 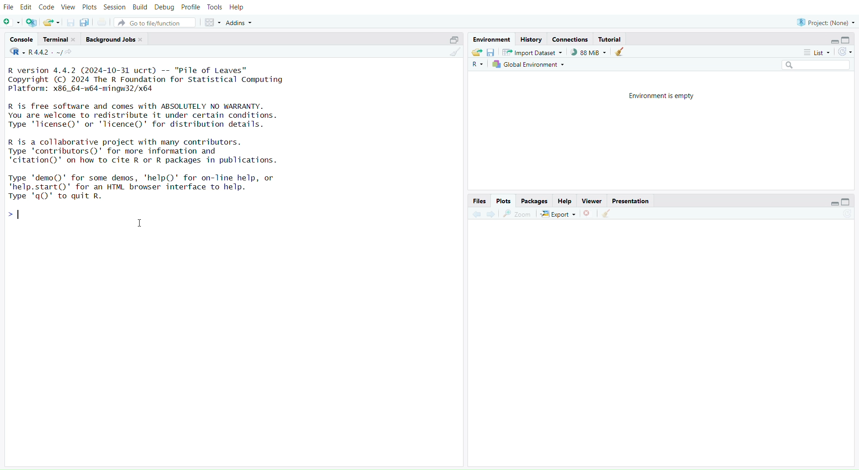 What do you see at coordinates (236, 8) in the screenshot?
I see `help` at bounding box center [236, 8].